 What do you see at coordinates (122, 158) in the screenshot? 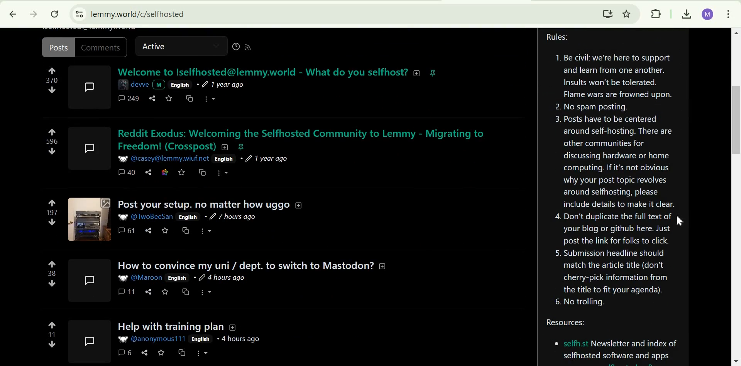
I see `picture` at bounding box center [122, 158].